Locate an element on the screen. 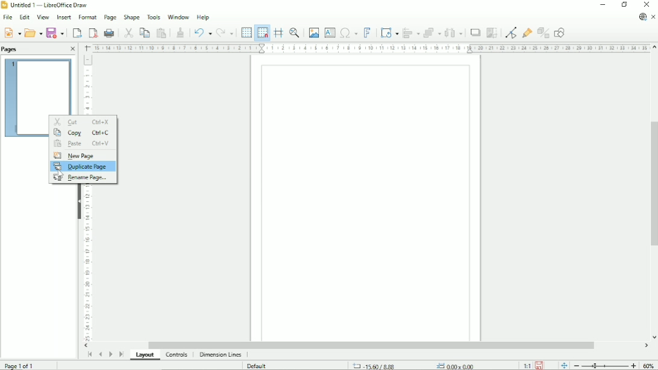 The height and width of the screenshot is (370, 658). Arrange is located at coordinates (432, 33).